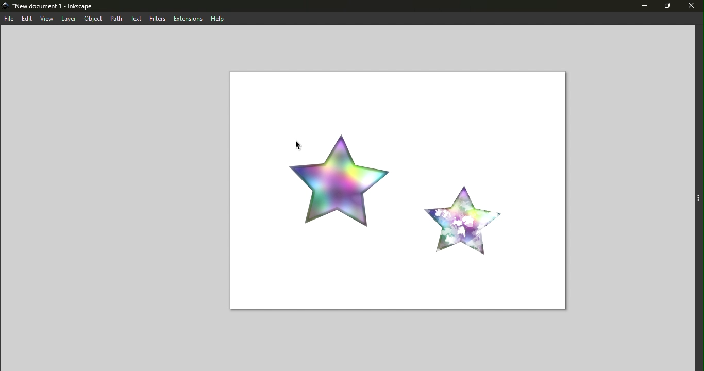 The image size is (704, 371). What do you see at coordinates (137, 18) in the screenshot?
I see `text` at bounding box center [137, 18].